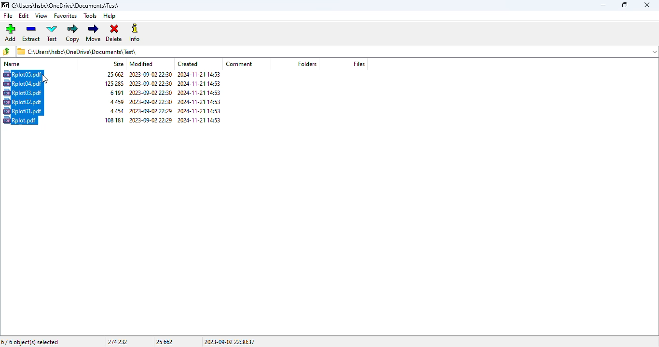  What do you see at coordinates (7, 16) in the screenshot?
I see `file` at bounding box center [7, 16].